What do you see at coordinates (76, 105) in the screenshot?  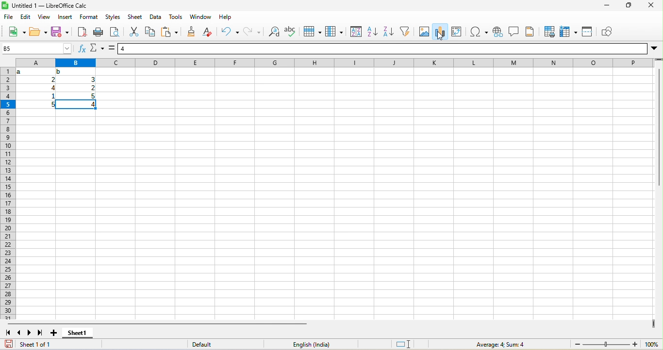 I see `4` at bounding box center [76, 105].